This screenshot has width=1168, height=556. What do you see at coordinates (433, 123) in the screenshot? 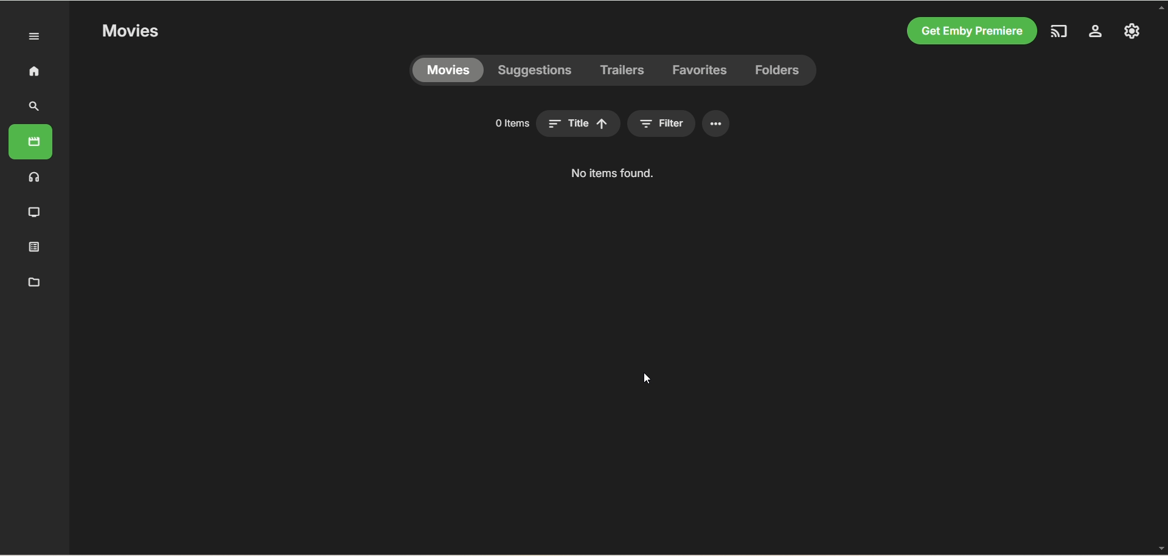
I see `number of items` at bounding box center [433, 123].